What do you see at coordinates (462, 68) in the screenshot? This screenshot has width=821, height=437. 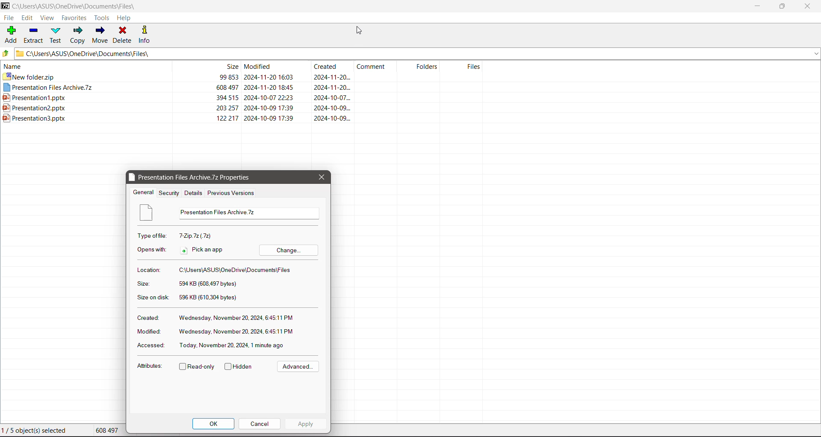 I see `Files` at bounding box center [462, 68].